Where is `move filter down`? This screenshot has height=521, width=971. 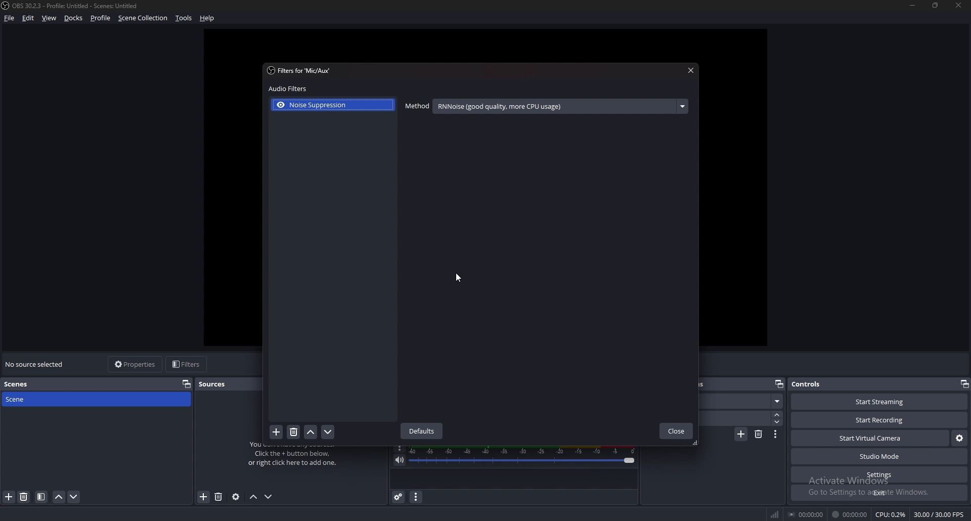 move filter down is located at coordinates (329, 432).